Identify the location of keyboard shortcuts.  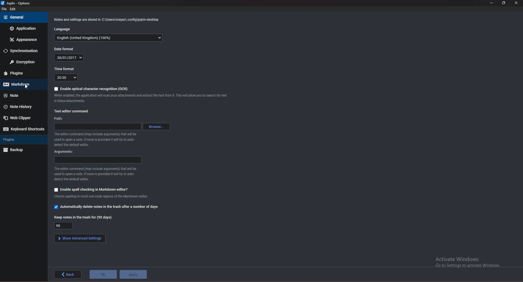
(23, 129).